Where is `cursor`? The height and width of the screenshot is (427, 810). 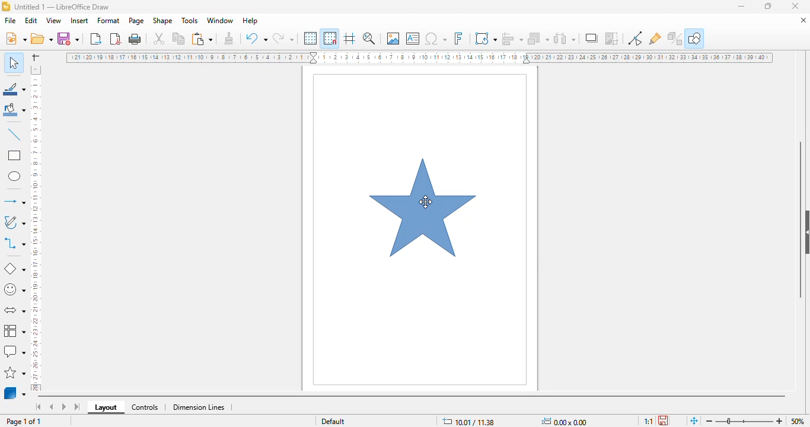 cursor is located at coordinates (426, 201).